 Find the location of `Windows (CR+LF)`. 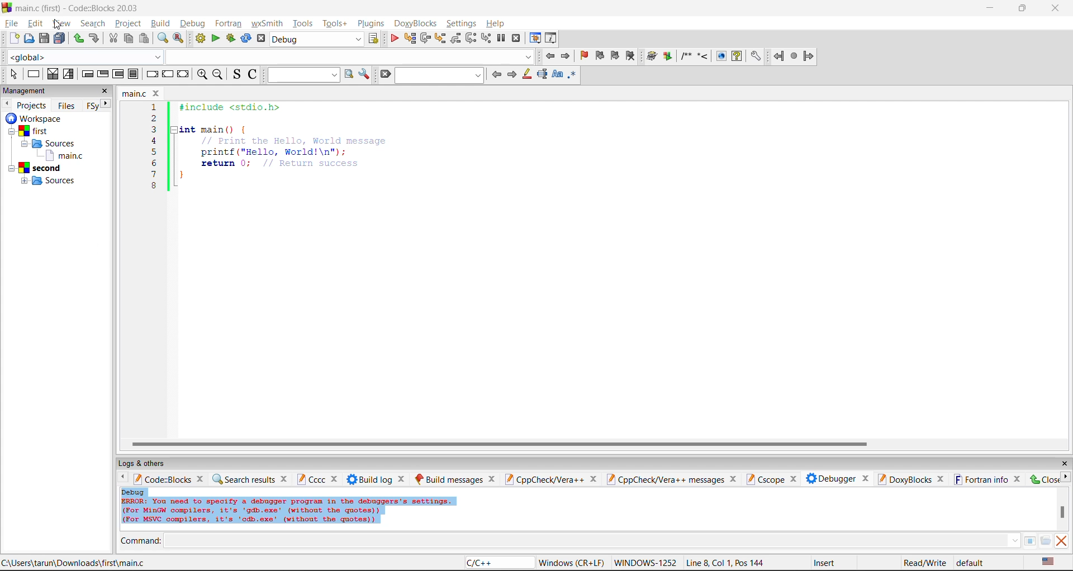

Windows (CR+LF) is located at coordinates (571, 562).